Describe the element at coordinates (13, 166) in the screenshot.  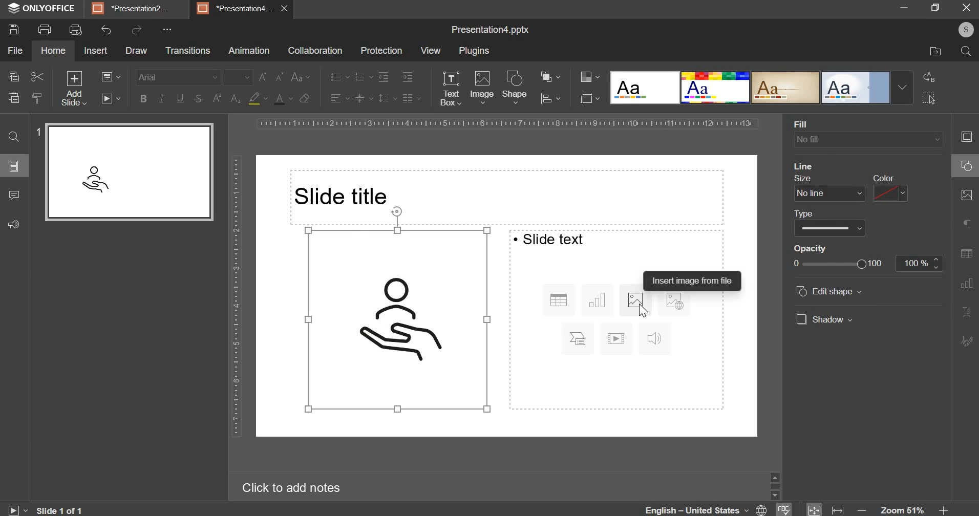
I see `slides` at that location.